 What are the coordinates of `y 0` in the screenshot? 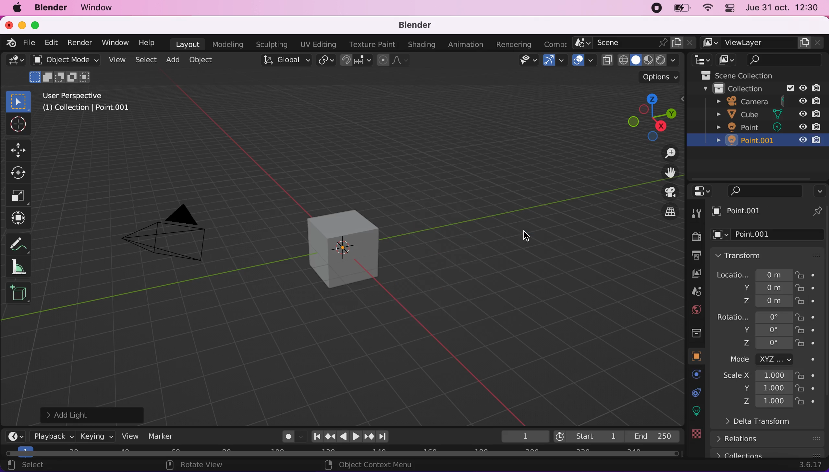 It's located at (764, 330).